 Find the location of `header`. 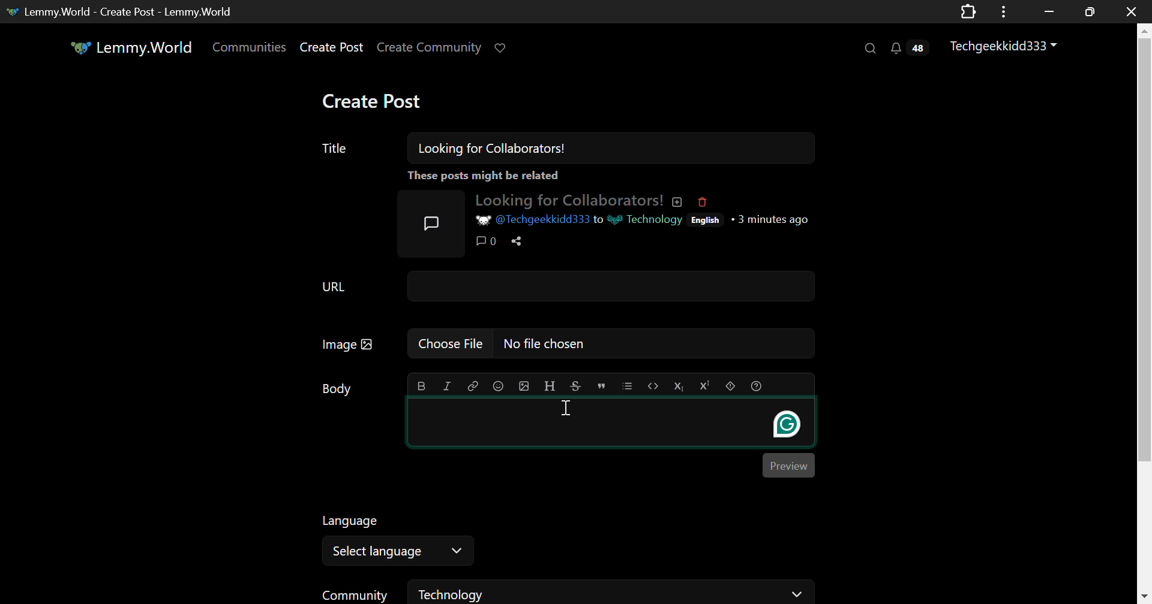

header is located at coordinates (550, 386).